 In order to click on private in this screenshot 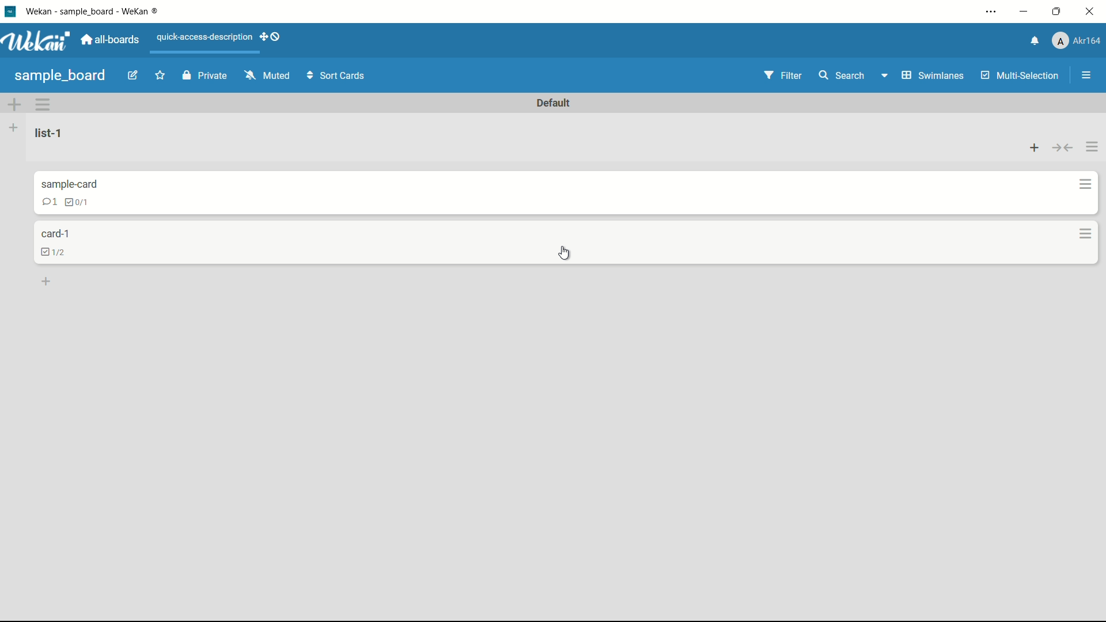, I will do `click(204, 75)`.